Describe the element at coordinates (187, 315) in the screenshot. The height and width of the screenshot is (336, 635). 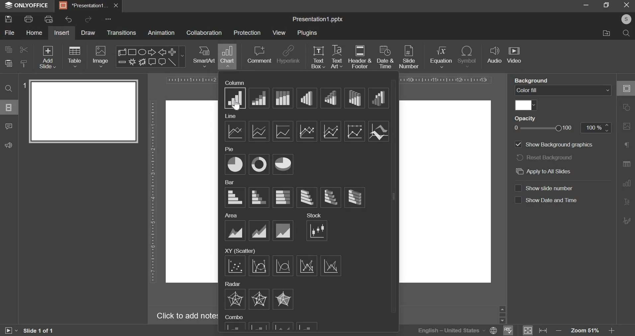
I see `click to add notes` at that location.